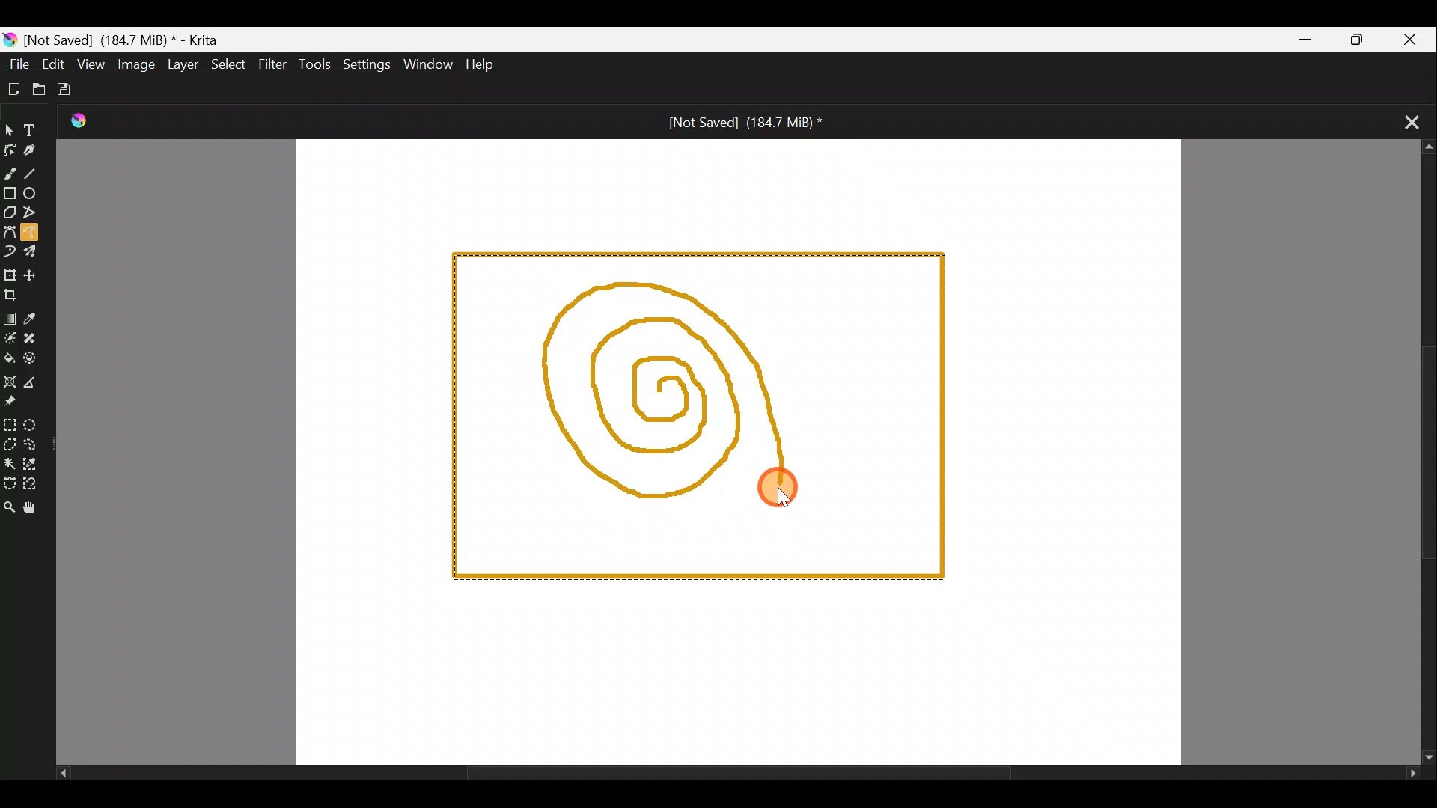  I want to click on Krita logo, so click(9, 40).